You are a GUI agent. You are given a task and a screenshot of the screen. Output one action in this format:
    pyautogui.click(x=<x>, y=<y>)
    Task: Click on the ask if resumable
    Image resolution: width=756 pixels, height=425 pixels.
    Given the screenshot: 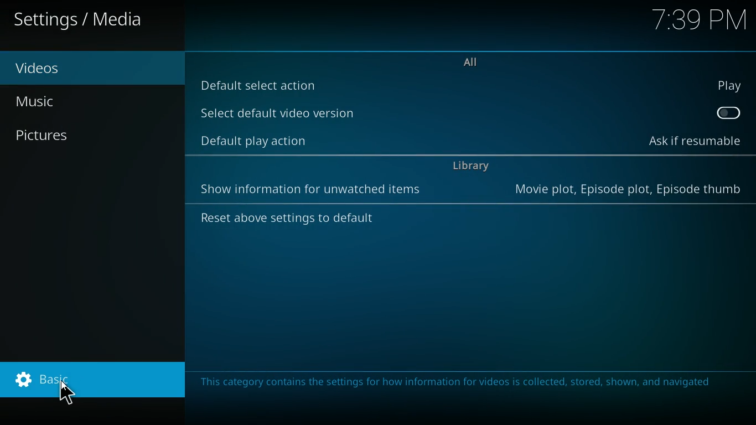 What is the action you would take?
    pyautogui.click(x=693, y=141)
    